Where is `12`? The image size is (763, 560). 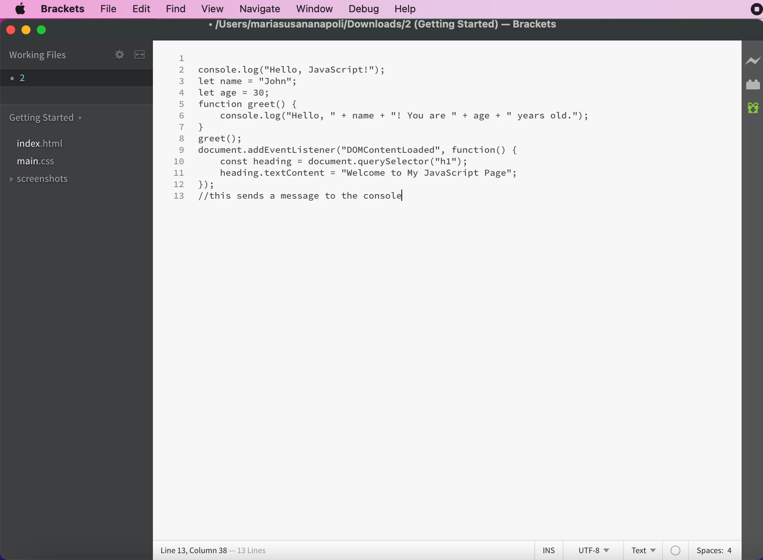
12 is located at coordinates (179, 184).